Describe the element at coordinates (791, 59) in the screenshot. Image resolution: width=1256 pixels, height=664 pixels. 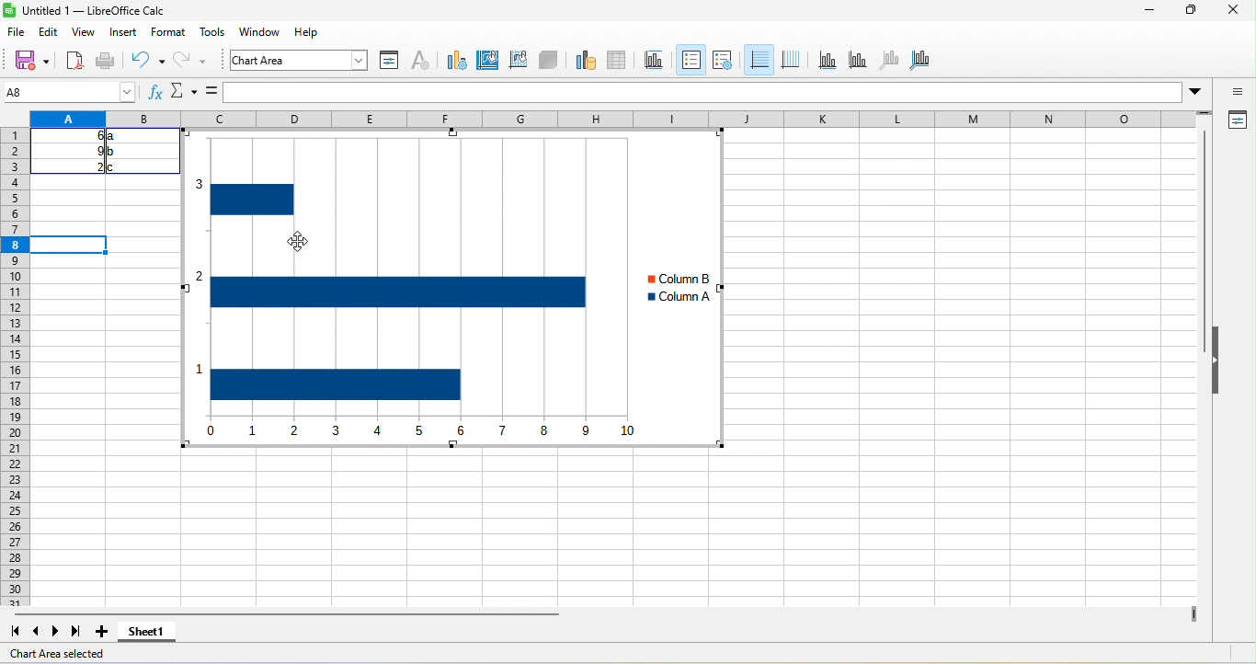
I see `legend` at that location.